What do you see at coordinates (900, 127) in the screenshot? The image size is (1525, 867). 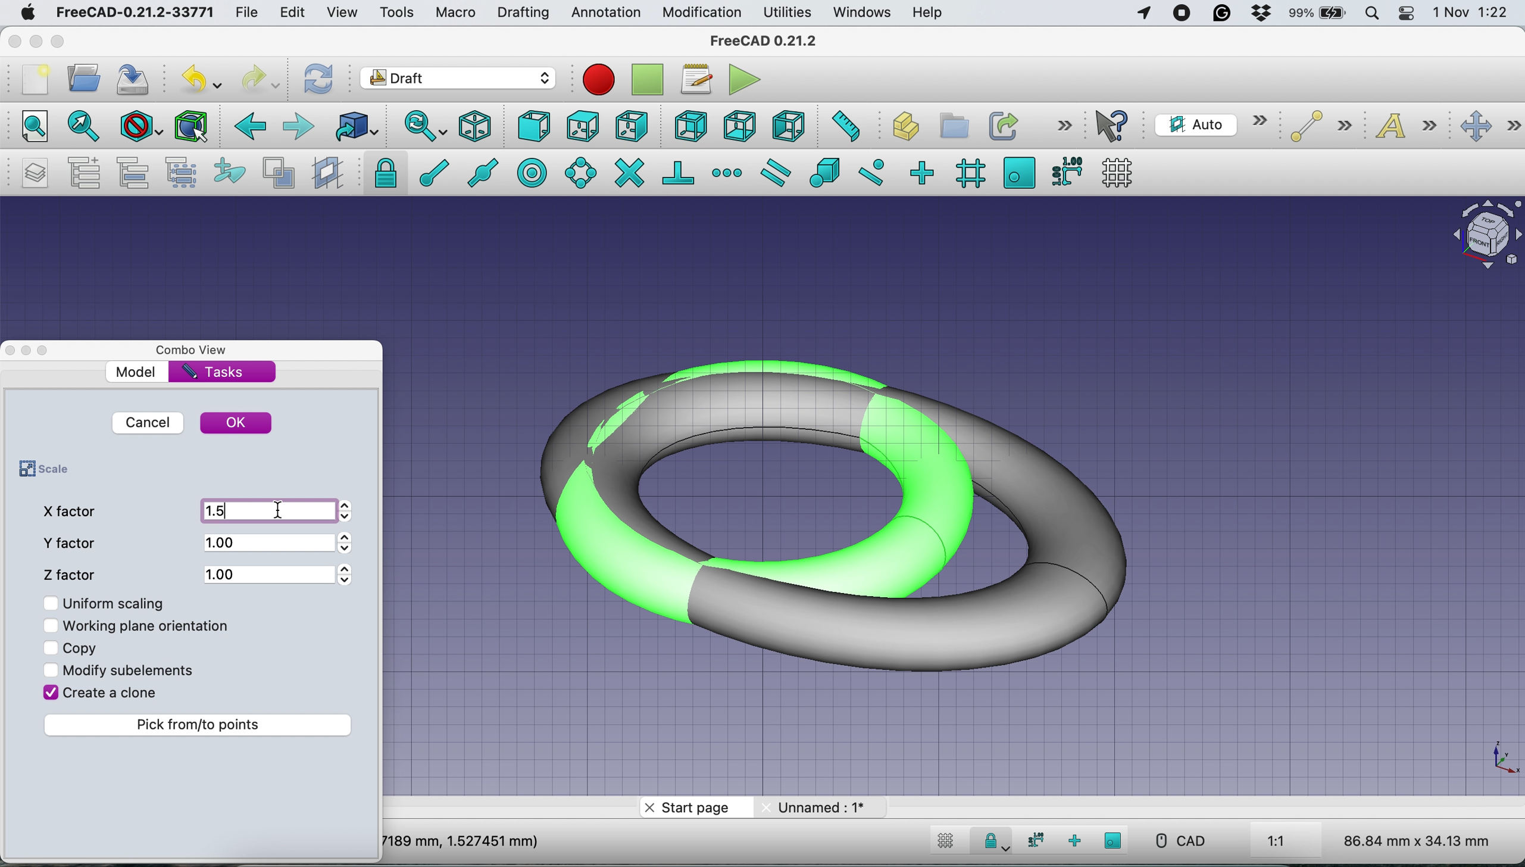 I see `create part` at bounding box center [900, 127].